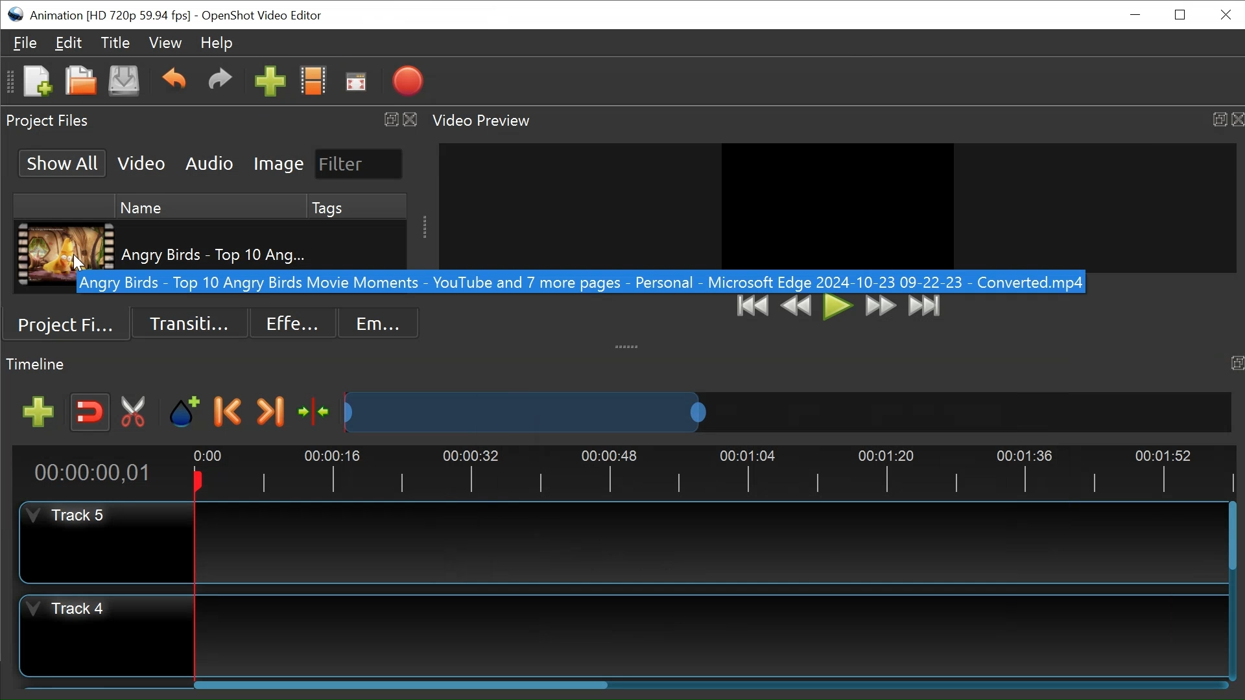  What do you see at coordinates (213, 44) in the screenshot?
I see `Help` at bounding box center [213, 44].